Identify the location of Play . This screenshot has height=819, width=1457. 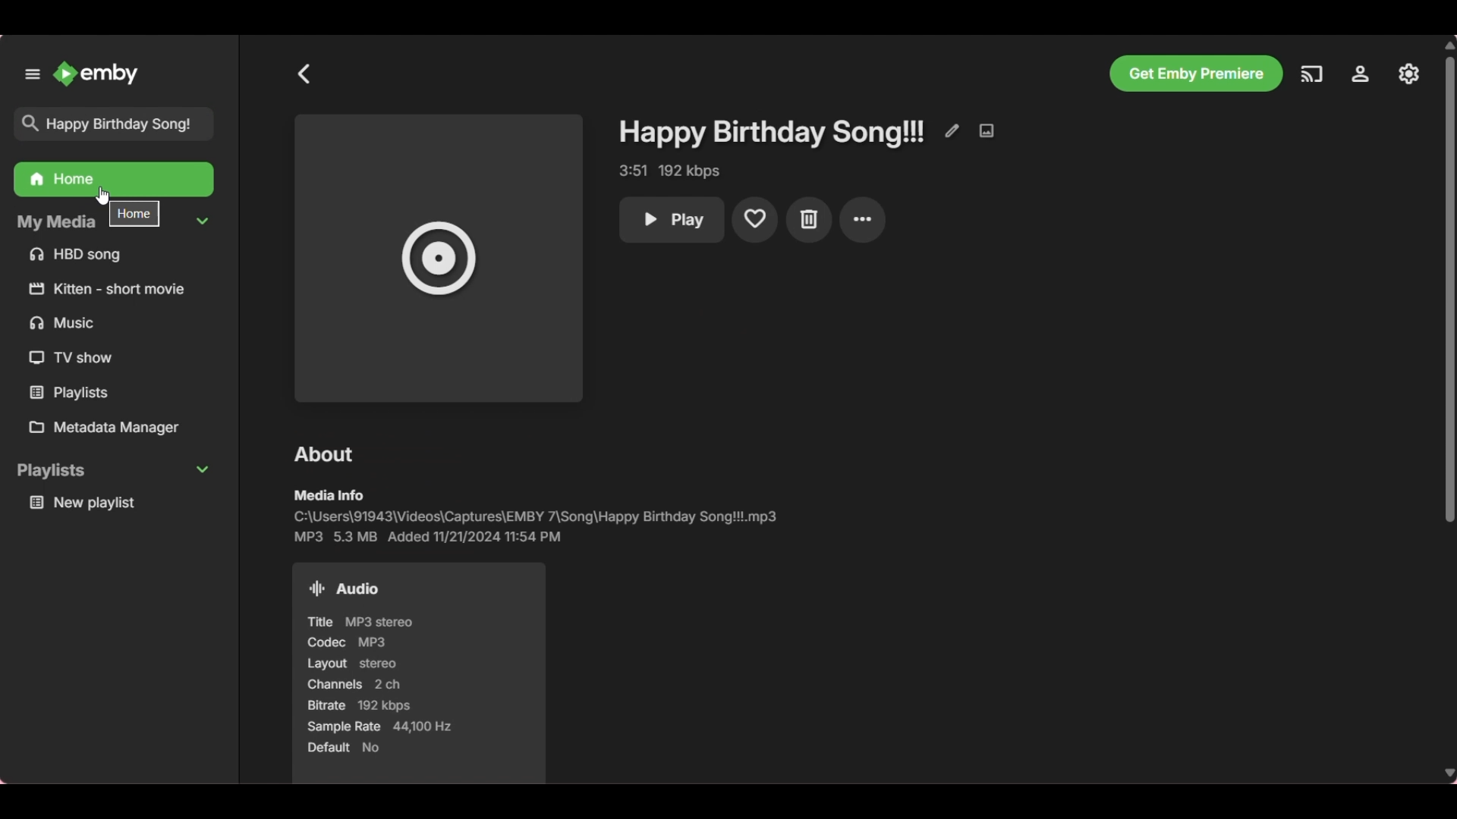
(678, 222).